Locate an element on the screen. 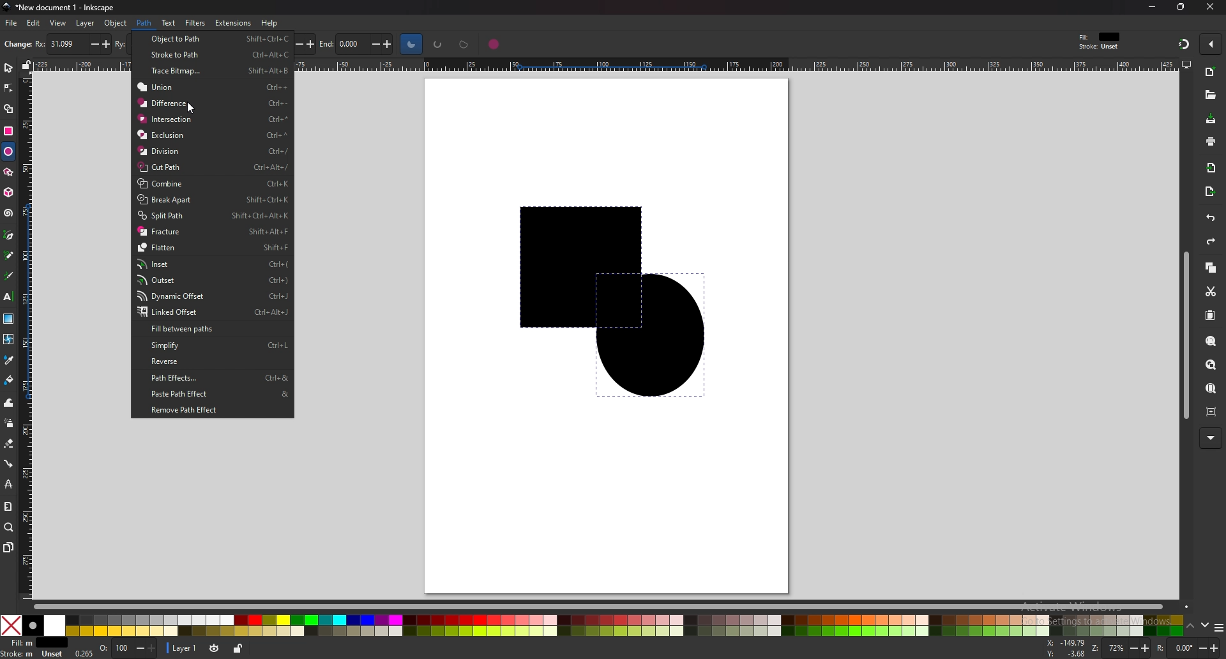  fill is located at coordinates (34, 643).